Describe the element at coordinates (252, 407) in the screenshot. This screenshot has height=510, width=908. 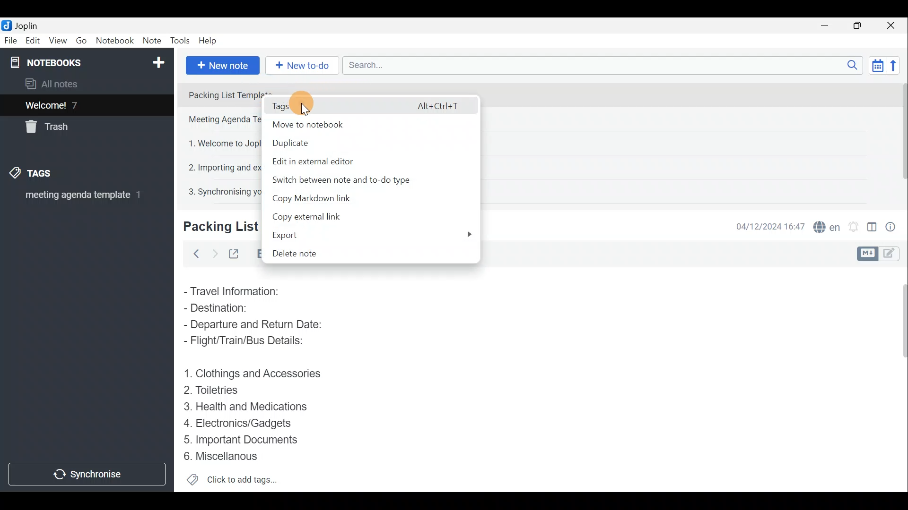
I see `Health and Medications` at that location.